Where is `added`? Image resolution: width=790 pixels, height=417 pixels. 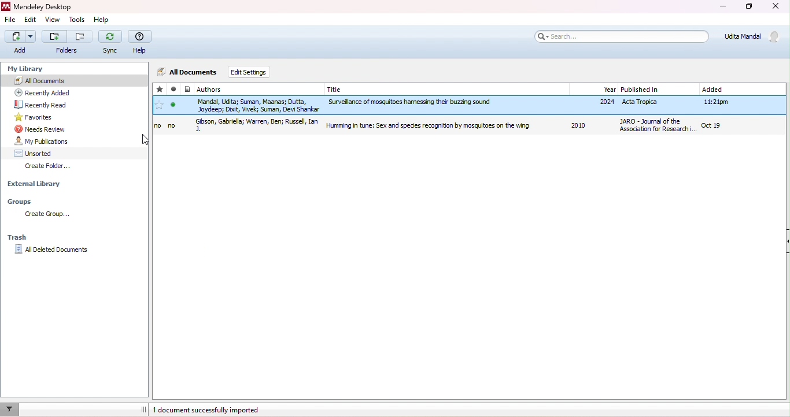
added is located at coordinates (712, 90).